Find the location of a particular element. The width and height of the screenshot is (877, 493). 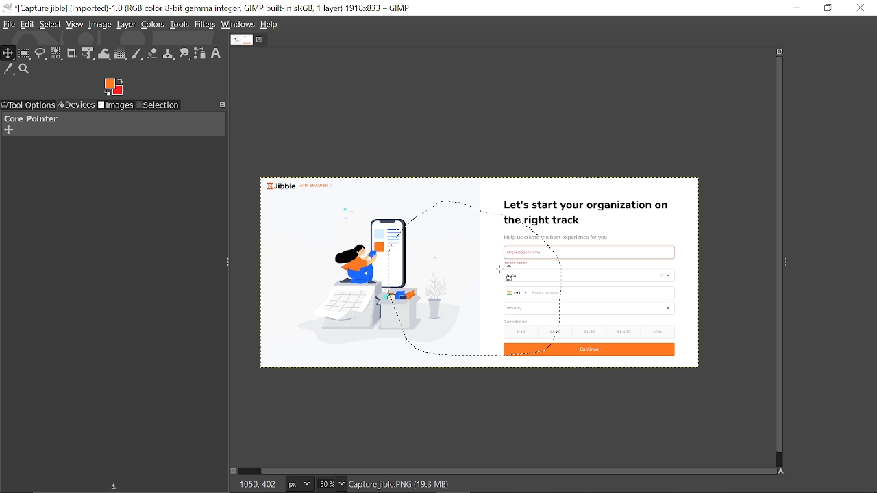

Filters is located at coordinates (206, 25).